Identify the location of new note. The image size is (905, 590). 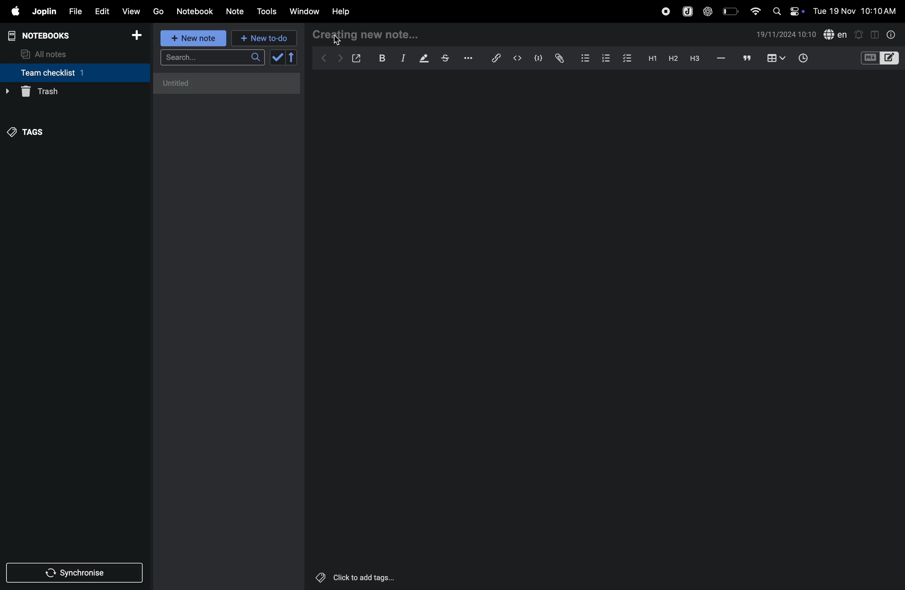
(194, 39).